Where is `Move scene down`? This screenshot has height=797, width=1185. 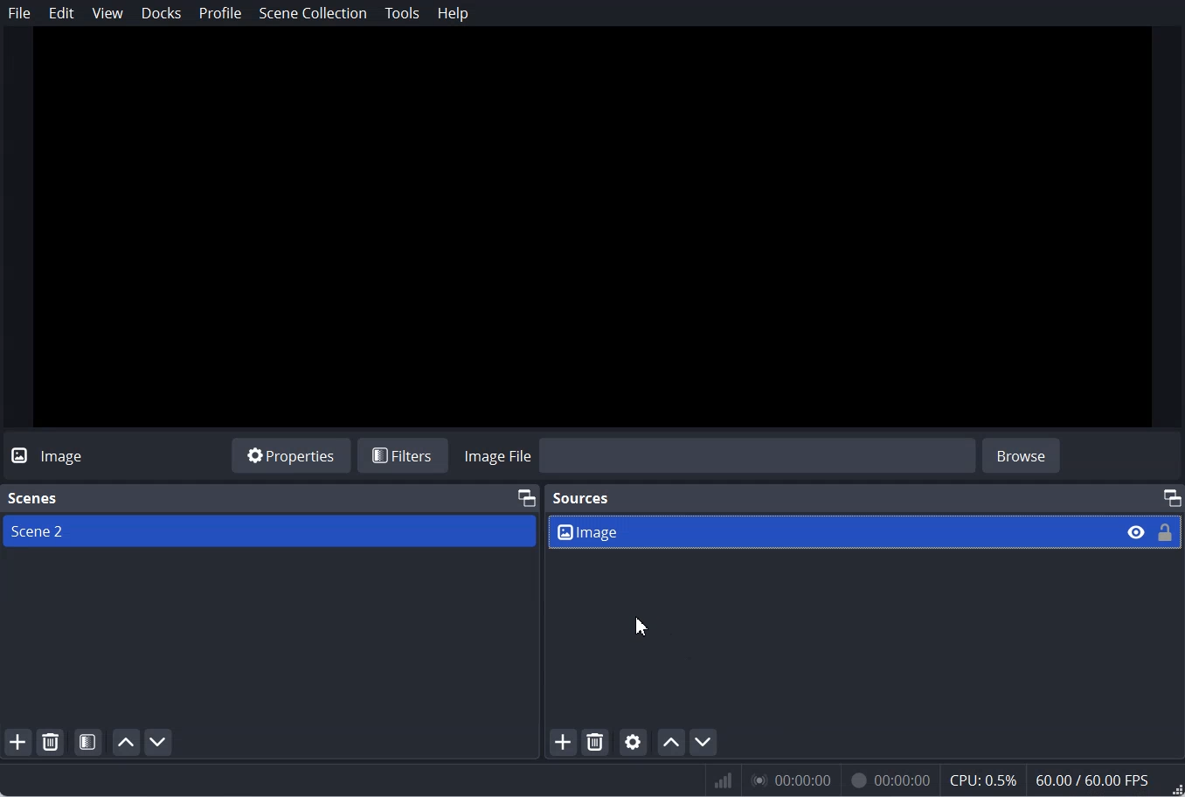 Move scene down is located at coordinates (158, 742).